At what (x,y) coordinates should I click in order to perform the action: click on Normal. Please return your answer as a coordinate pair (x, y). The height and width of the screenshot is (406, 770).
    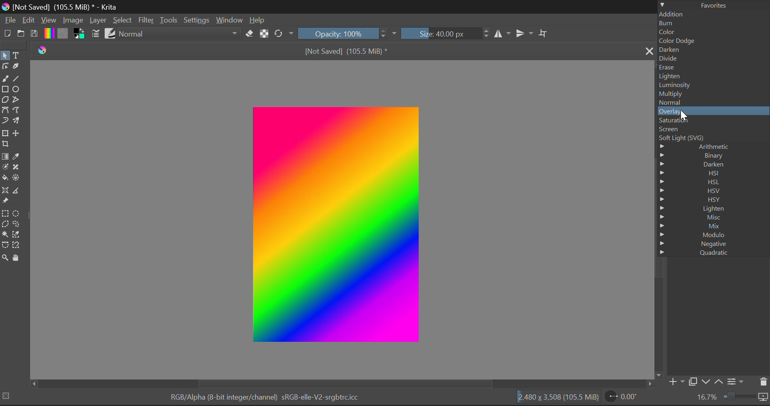
    Looking at the image, I should click on (713, 103).